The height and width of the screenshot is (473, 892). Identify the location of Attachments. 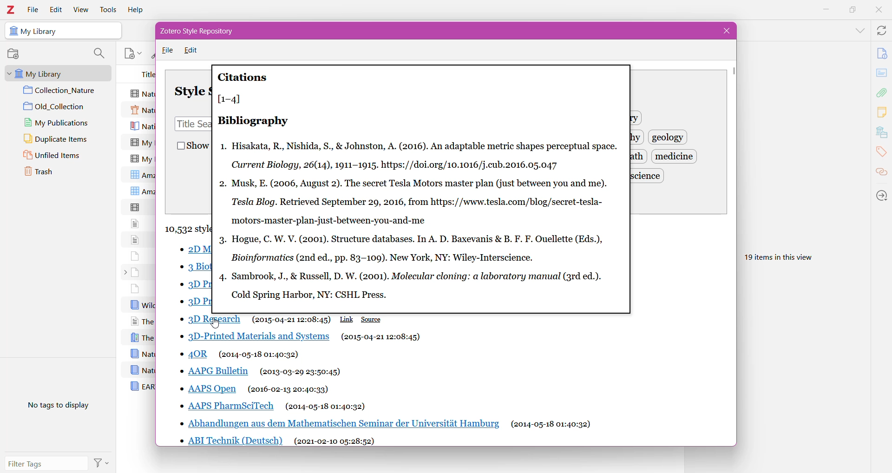
(883, 92).